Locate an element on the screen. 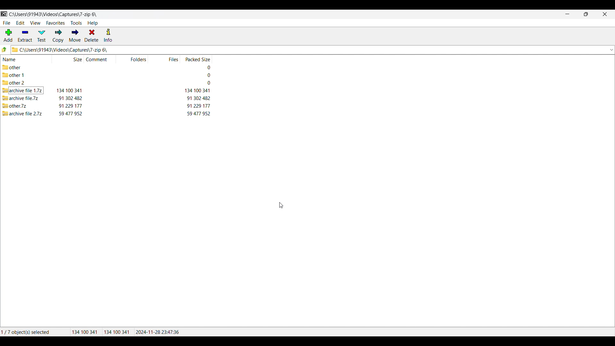 The height and width of the screenshot is (346, 615). archive file.7z is located at coordinates (22, 98).